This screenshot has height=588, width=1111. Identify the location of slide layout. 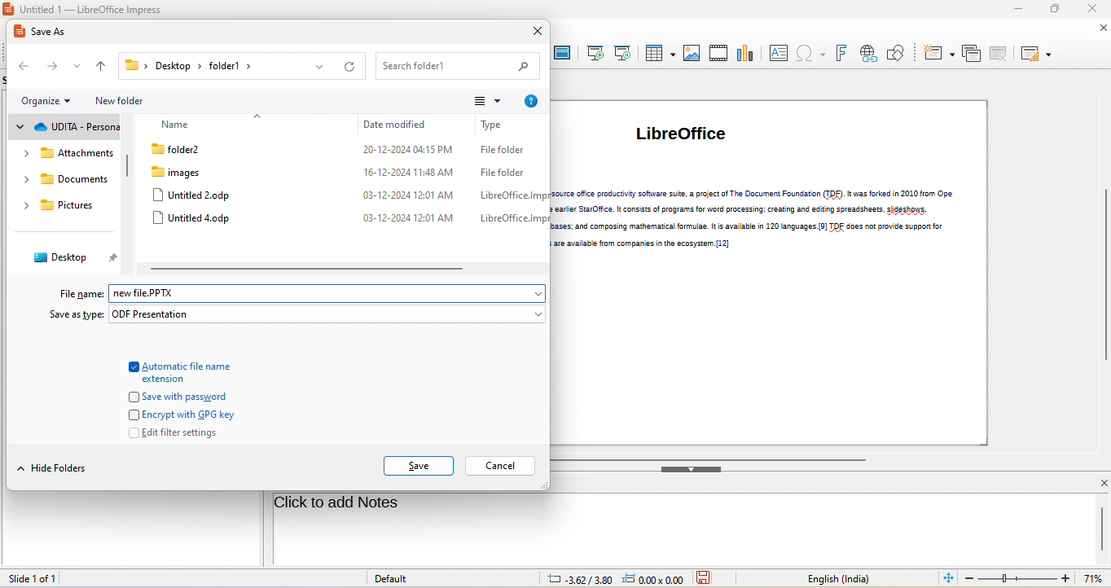
(1039, 54).